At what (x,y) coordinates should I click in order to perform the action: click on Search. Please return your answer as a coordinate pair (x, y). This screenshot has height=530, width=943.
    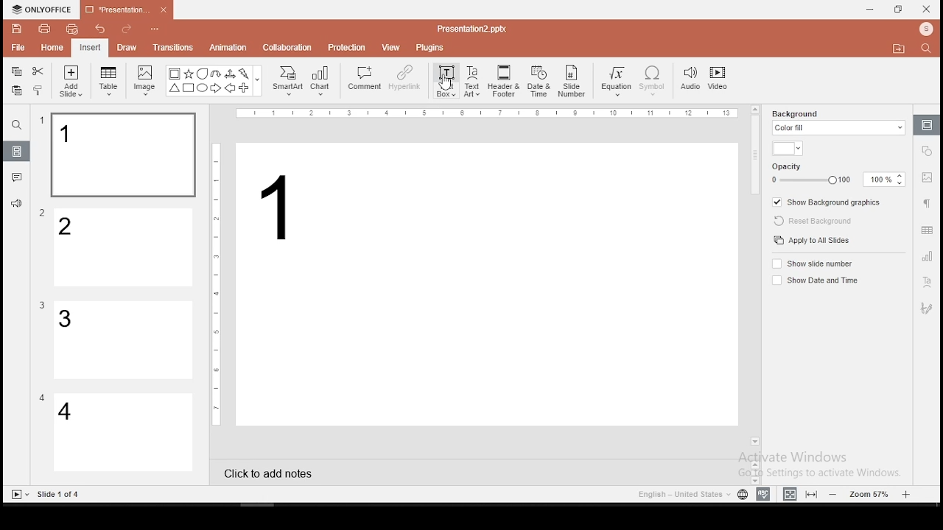
    Looking at the image, I should click on (930, 49).